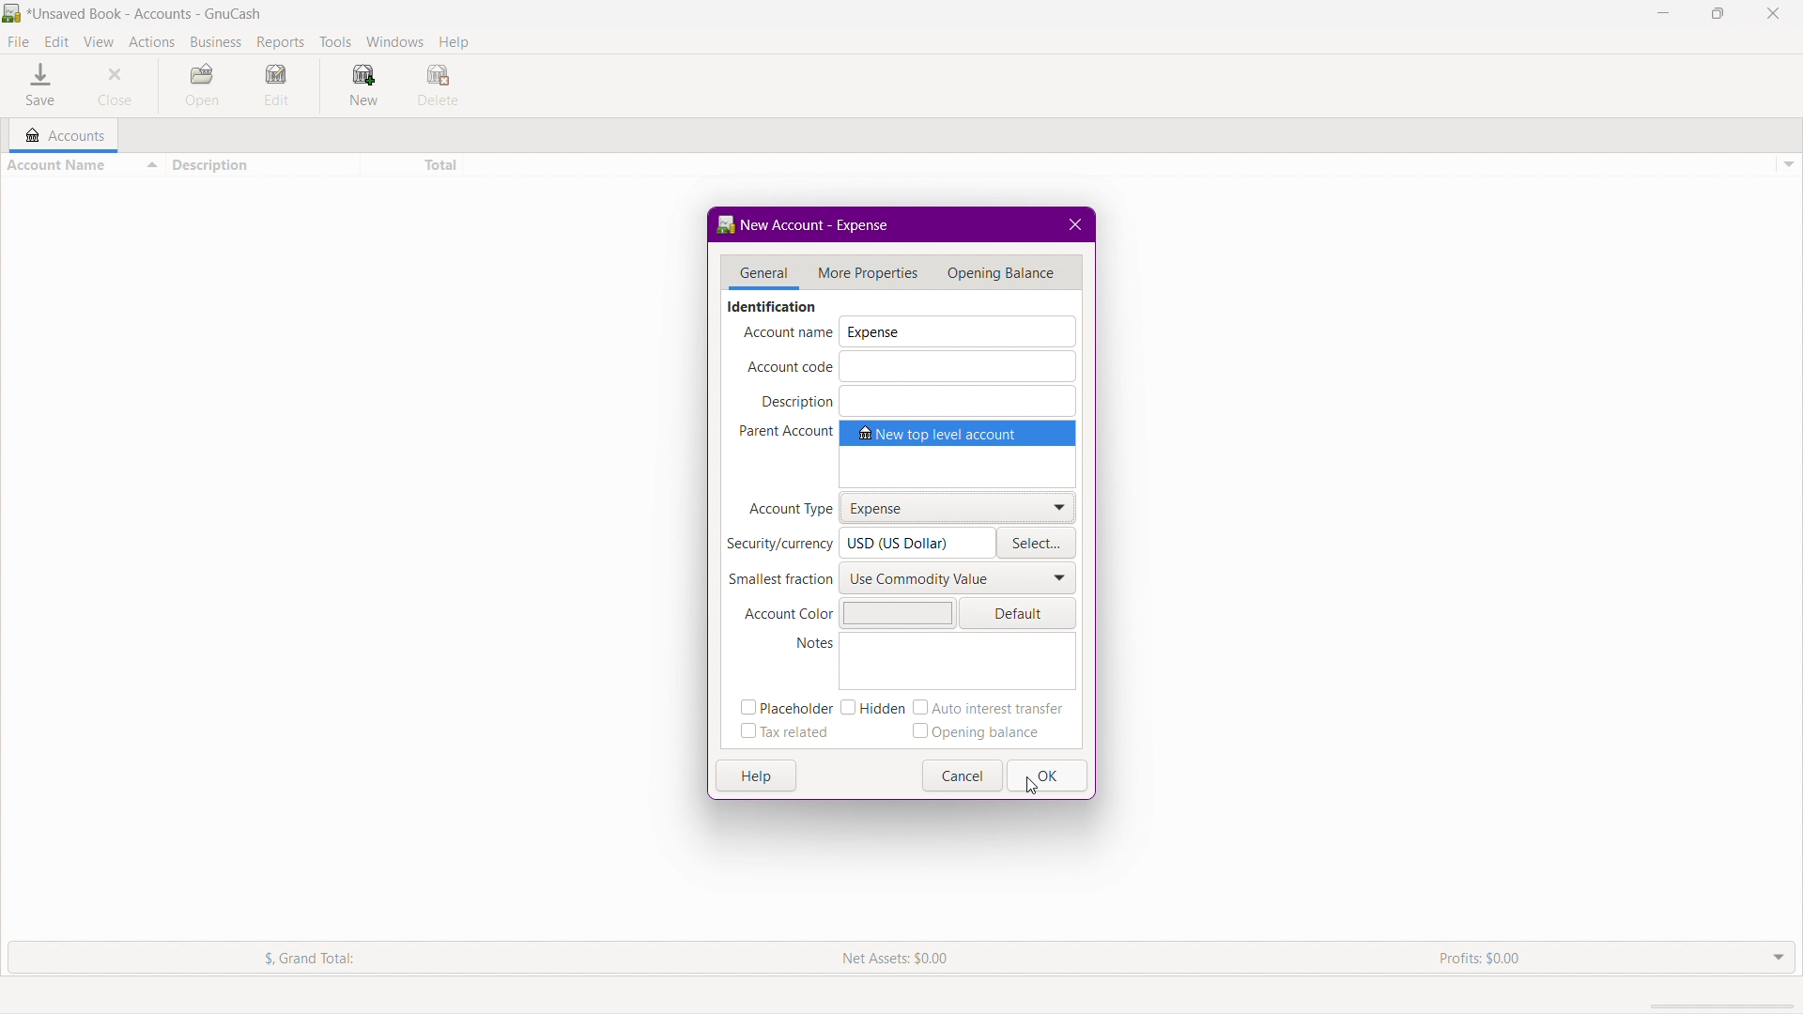  Describe the element at coordinates (1050, 777) in the screenshot. I see `OK` at that location.